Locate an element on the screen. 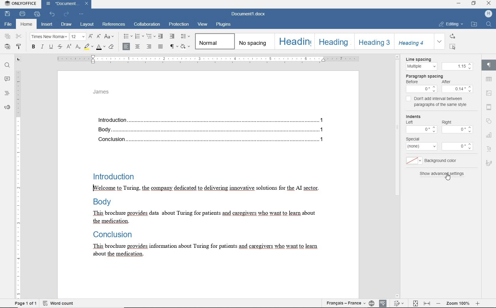  more options is located at coordinates (421, 129).